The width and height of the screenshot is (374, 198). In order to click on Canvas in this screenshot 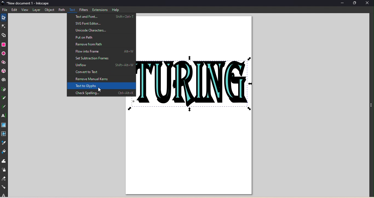, I will do `click(195, 106)`.